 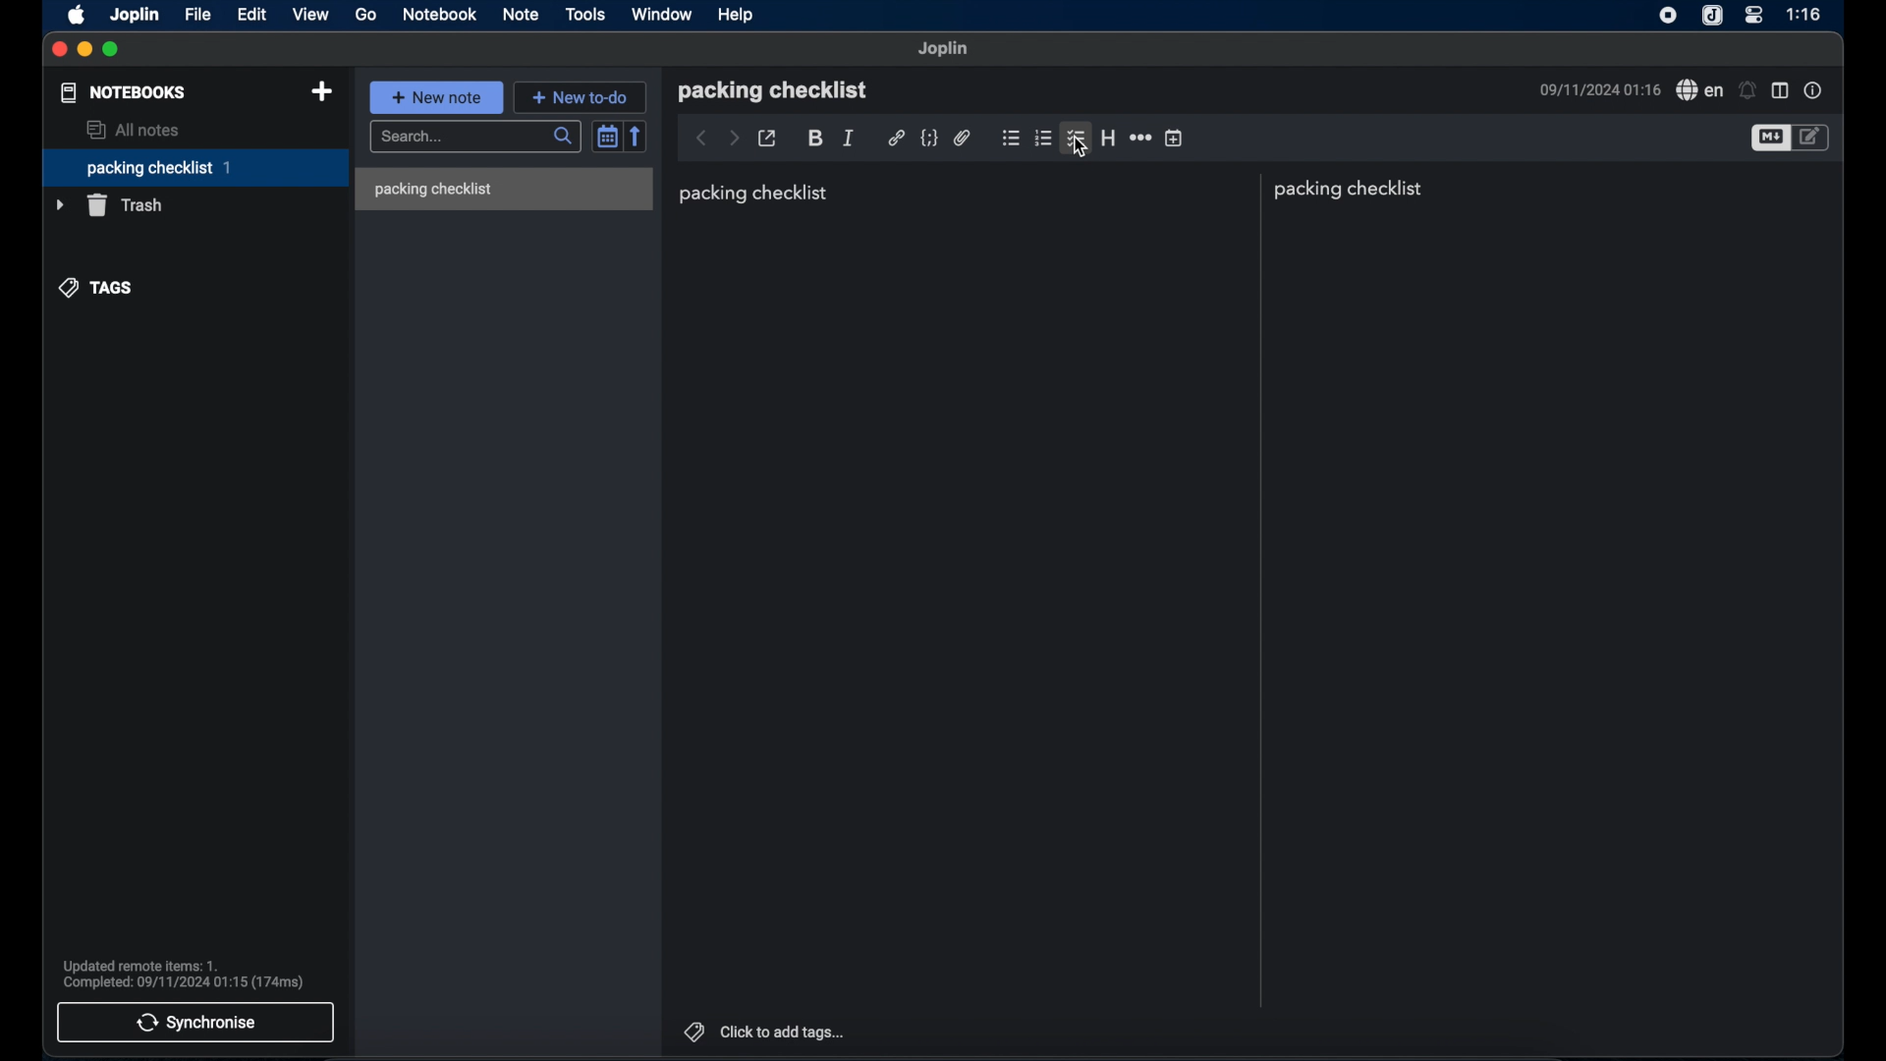 What do you see at coordinates (1353, 190) in the screenshot?
I see `packing checklist` at bounding box center [1353, 190].